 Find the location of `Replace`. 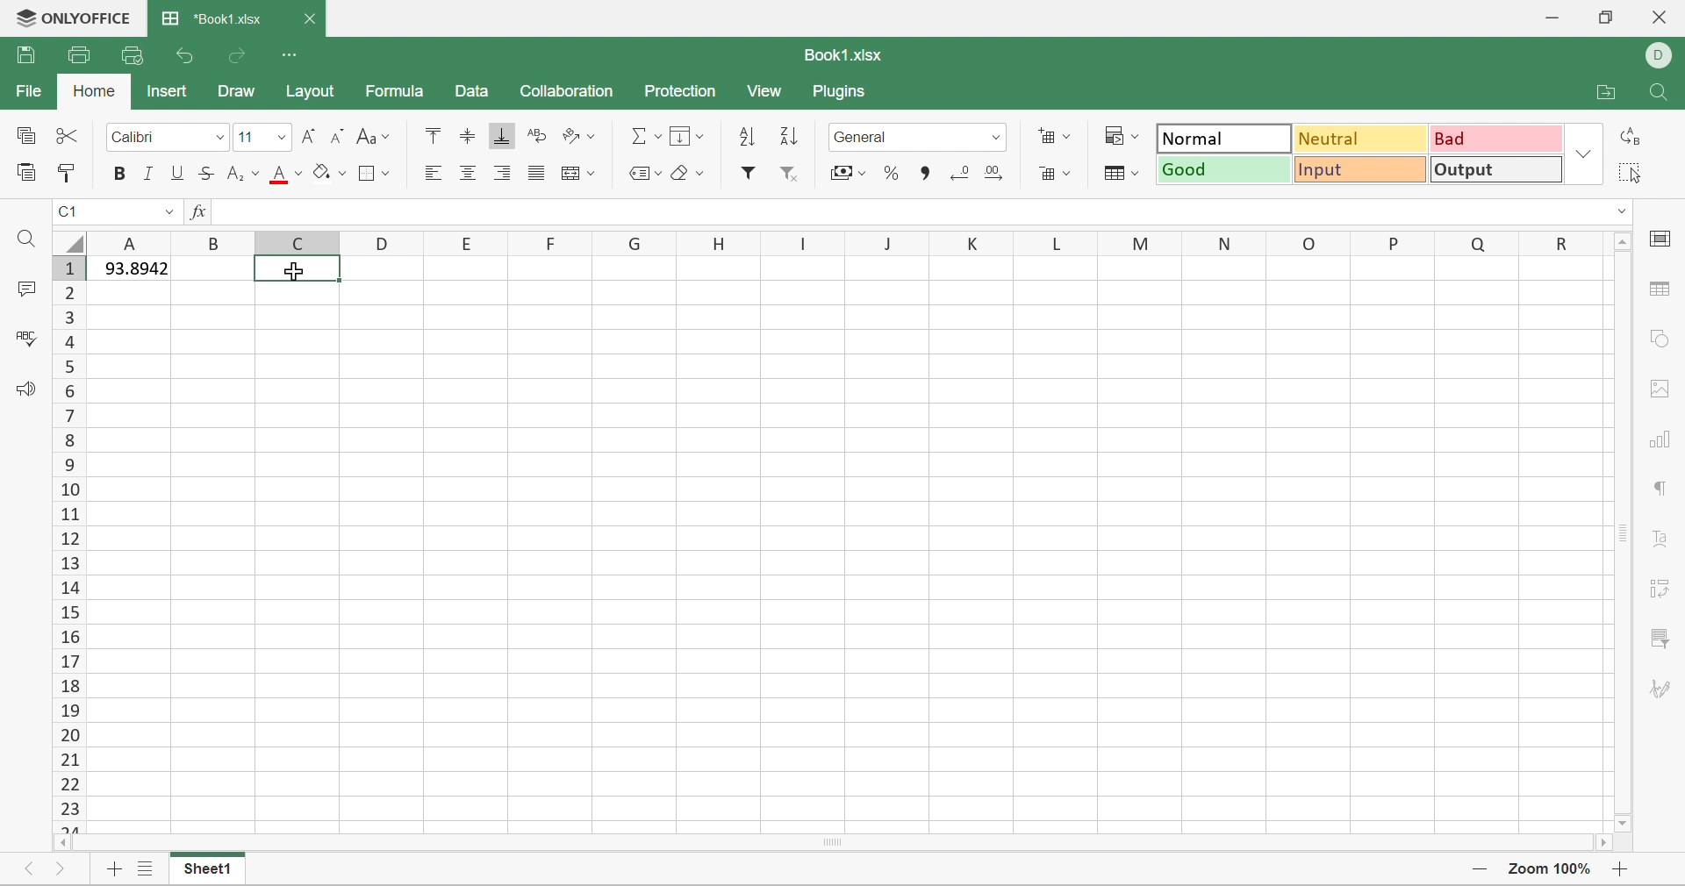

Replace is located at coordinates (1630, 138).